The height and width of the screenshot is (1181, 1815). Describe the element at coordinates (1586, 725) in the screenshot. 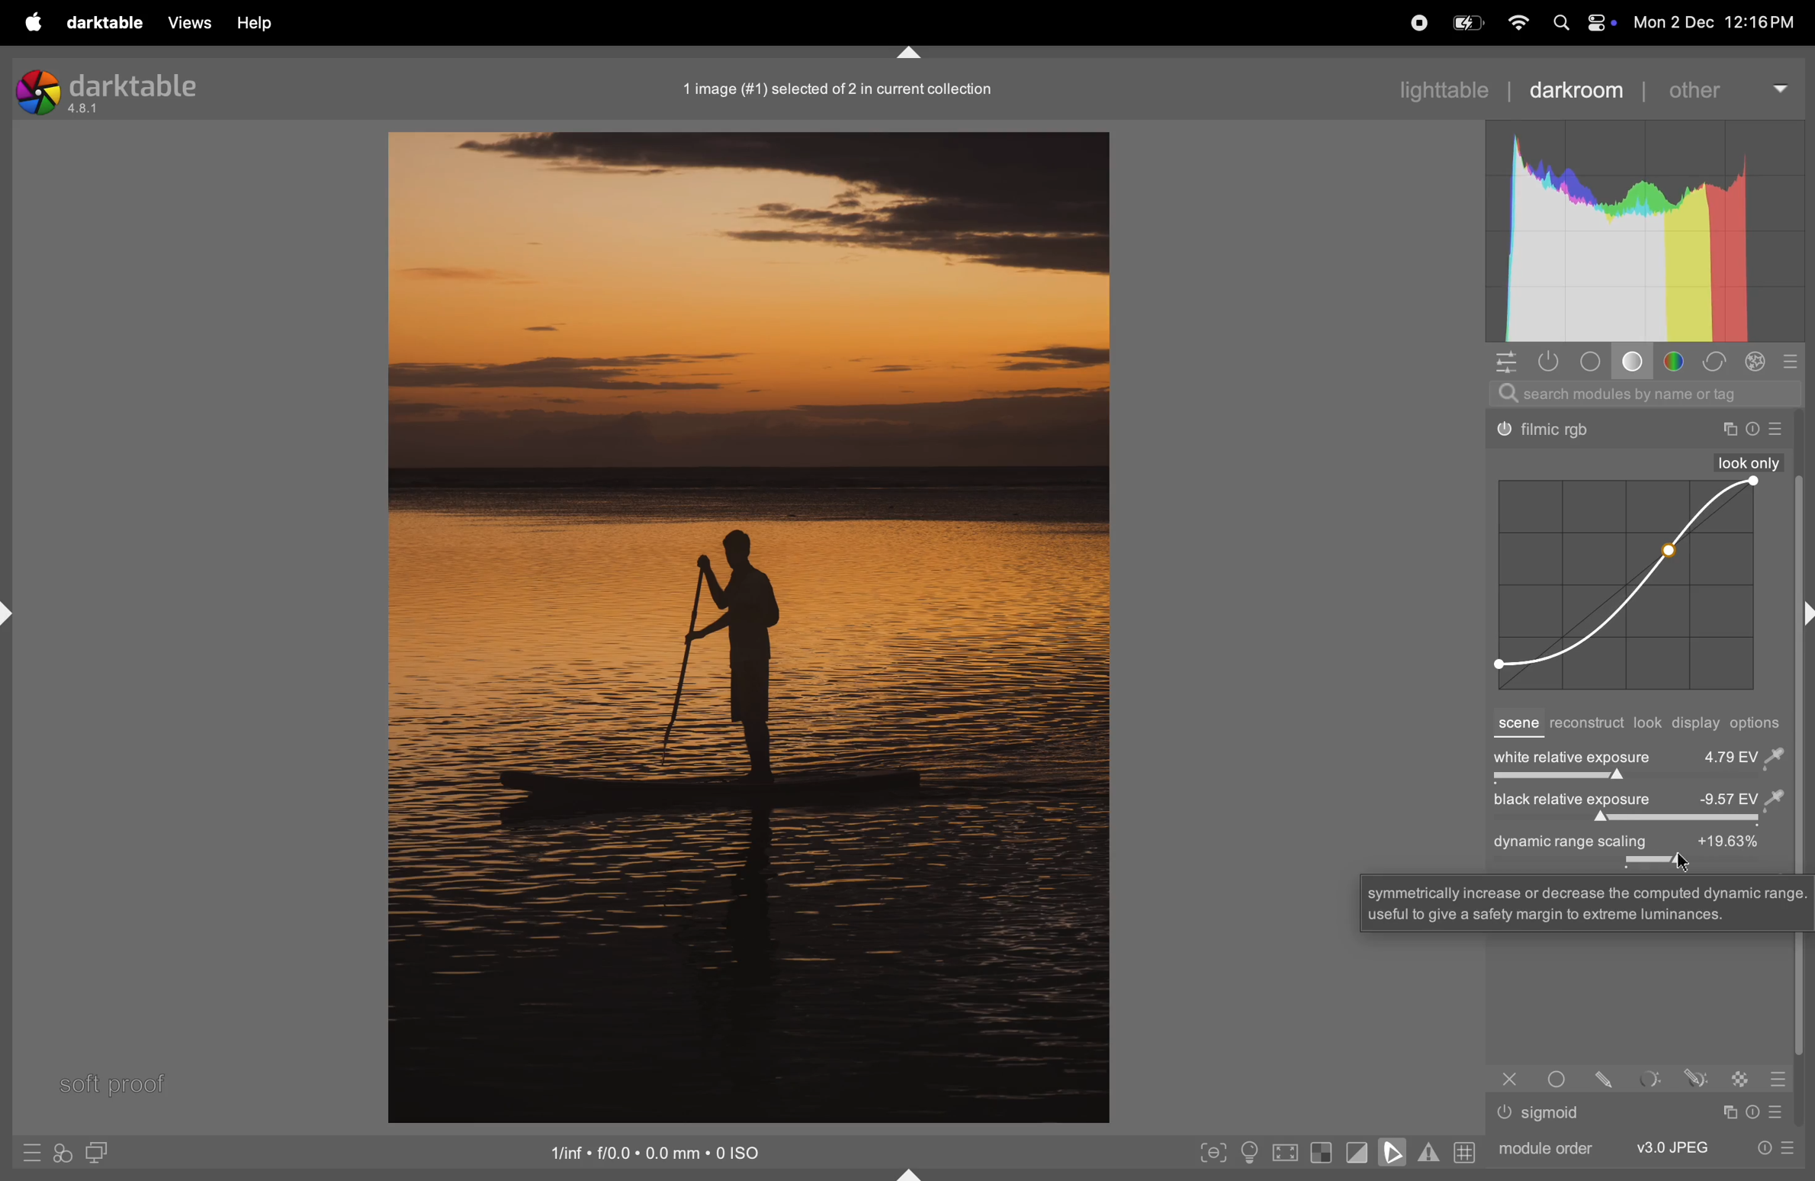

I see `reconstruct` at that location.